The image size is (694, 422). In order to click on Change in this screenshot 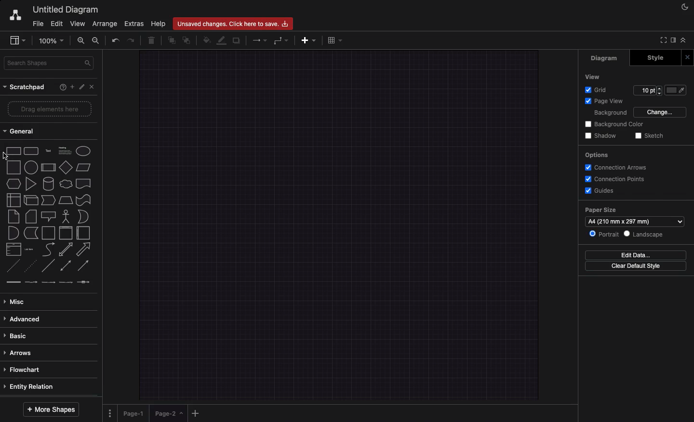, I will do `click(661, 113)`.